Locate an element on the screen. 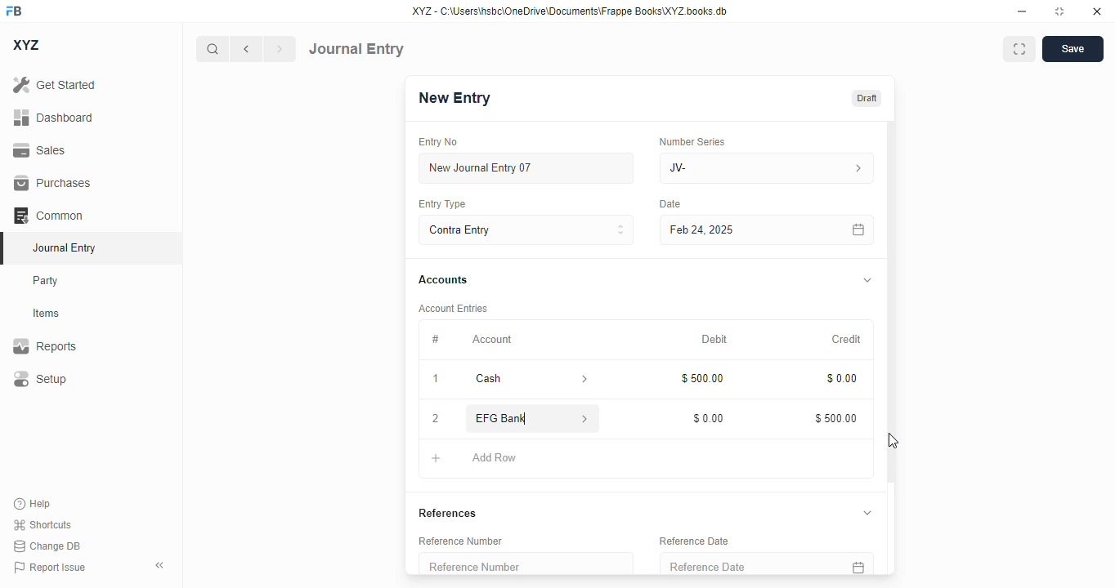 Image resolution: width=1115 pixels, height=588 pixels. account entries is located at coordinates (455, 308).